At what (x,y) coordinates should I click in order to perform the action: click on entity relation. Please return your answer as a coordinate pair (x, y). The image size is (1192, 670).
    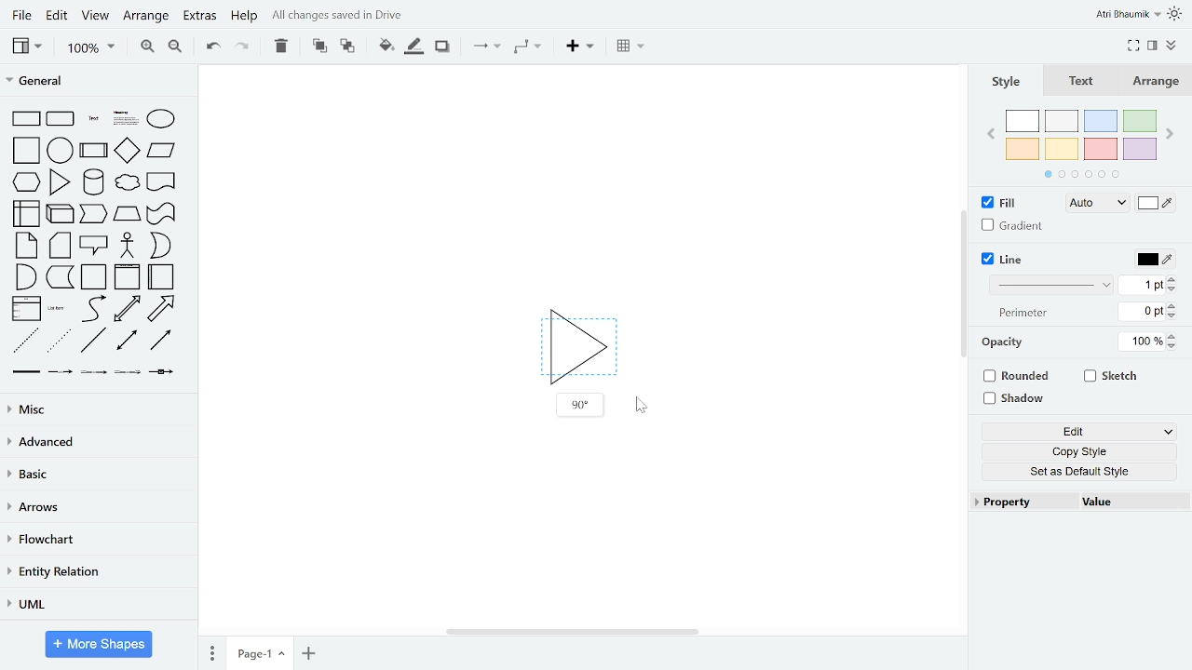
    Looking at the image, I should click on (96, 571).